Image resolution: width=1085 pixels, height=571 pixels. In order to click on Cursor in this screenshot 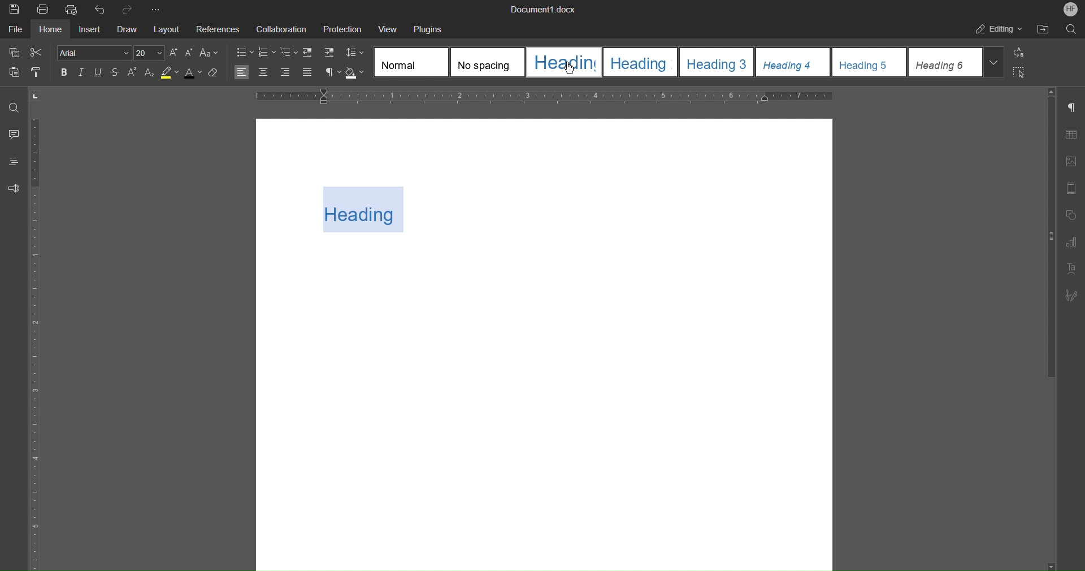, I will do `click(568, 66)`.